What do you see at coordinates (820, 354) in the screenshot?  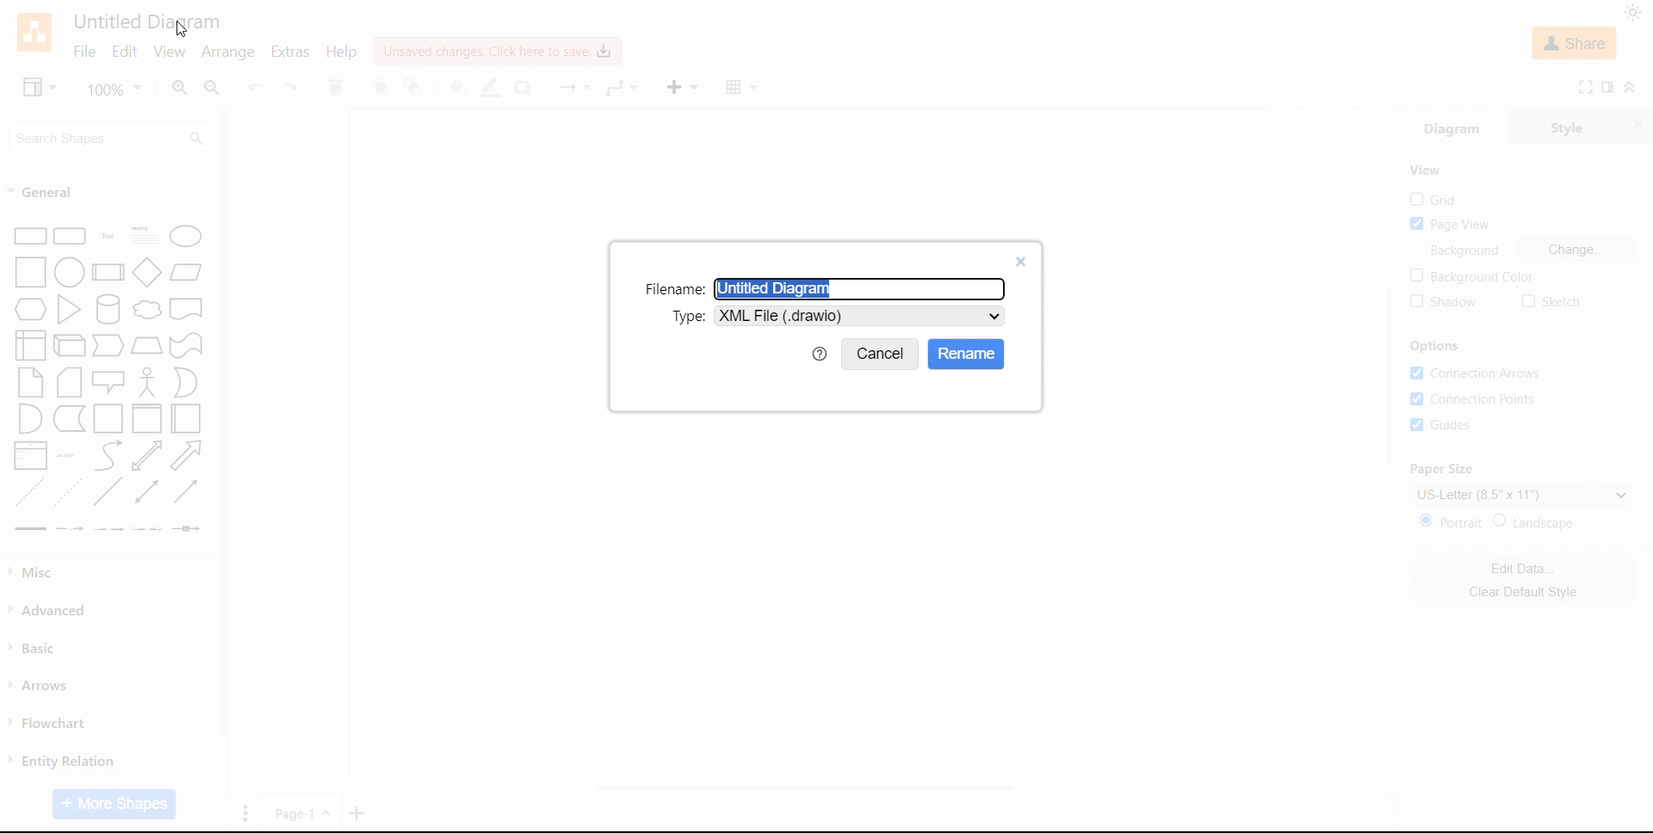 I see `help ` at bounding box center [820, 354].